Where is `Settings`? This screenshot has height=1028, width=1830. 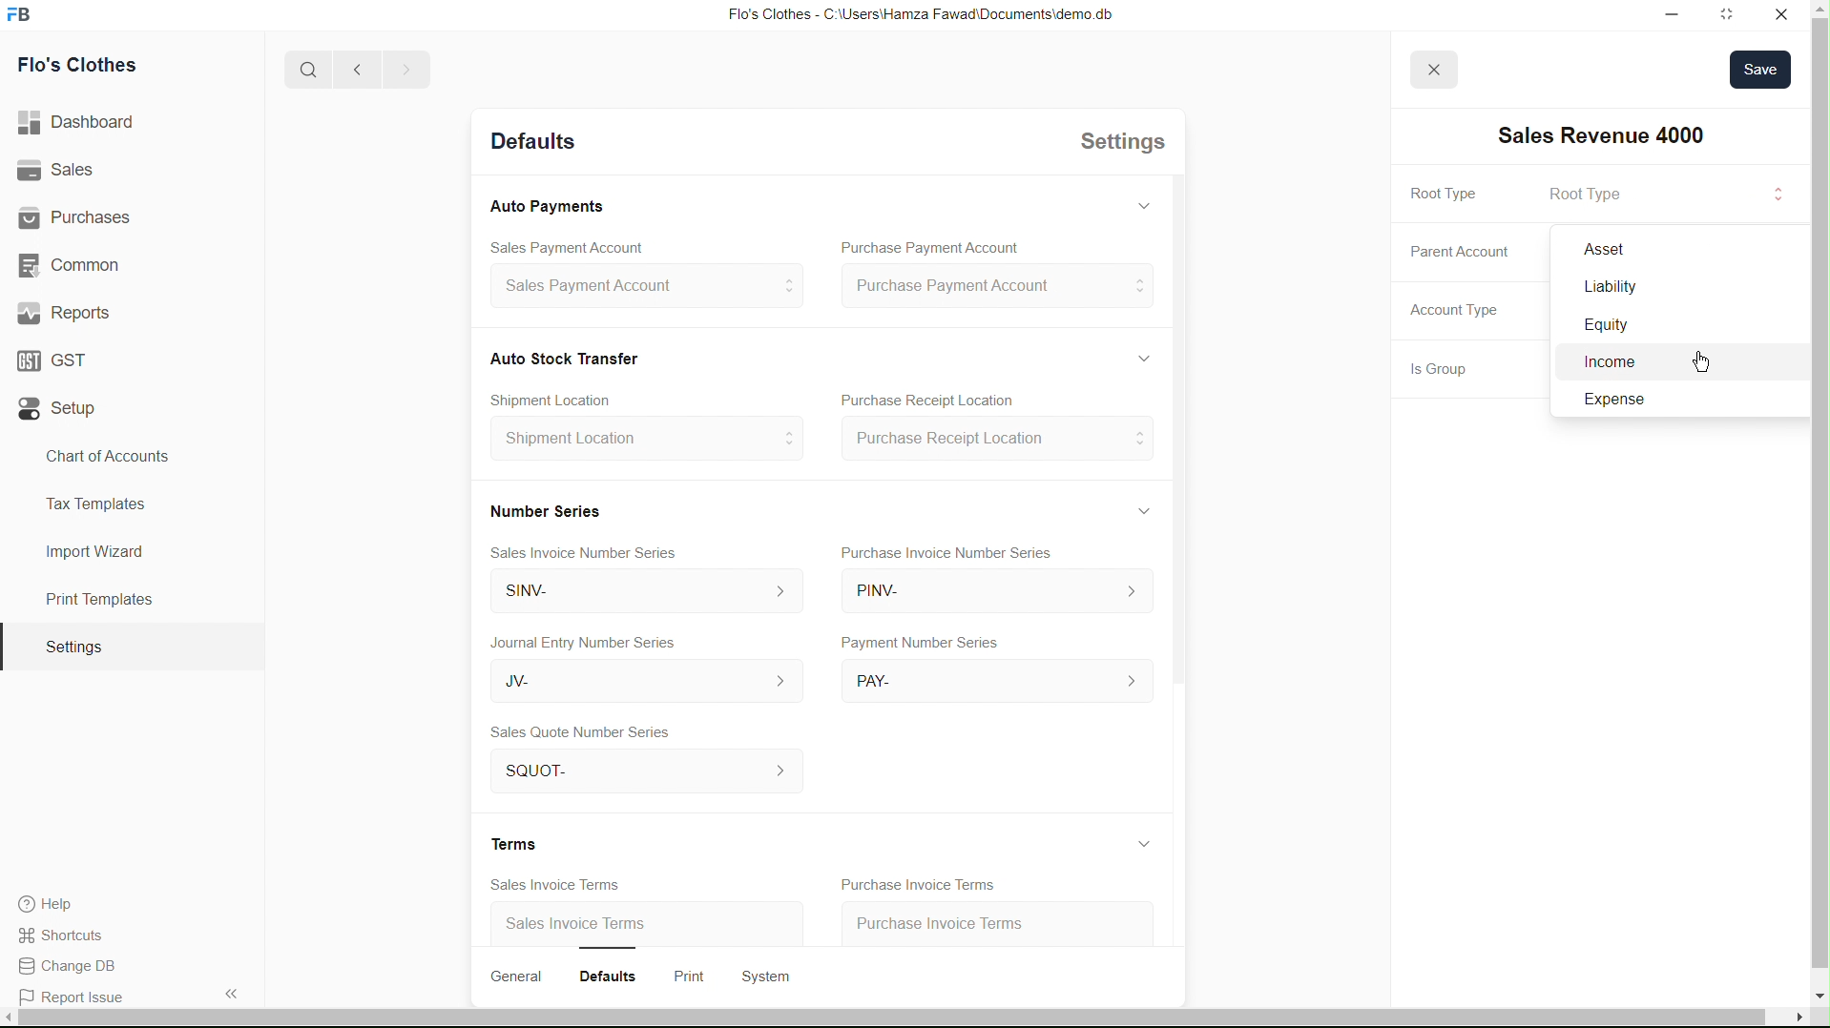
Settings is located at coordinates (73, 648).